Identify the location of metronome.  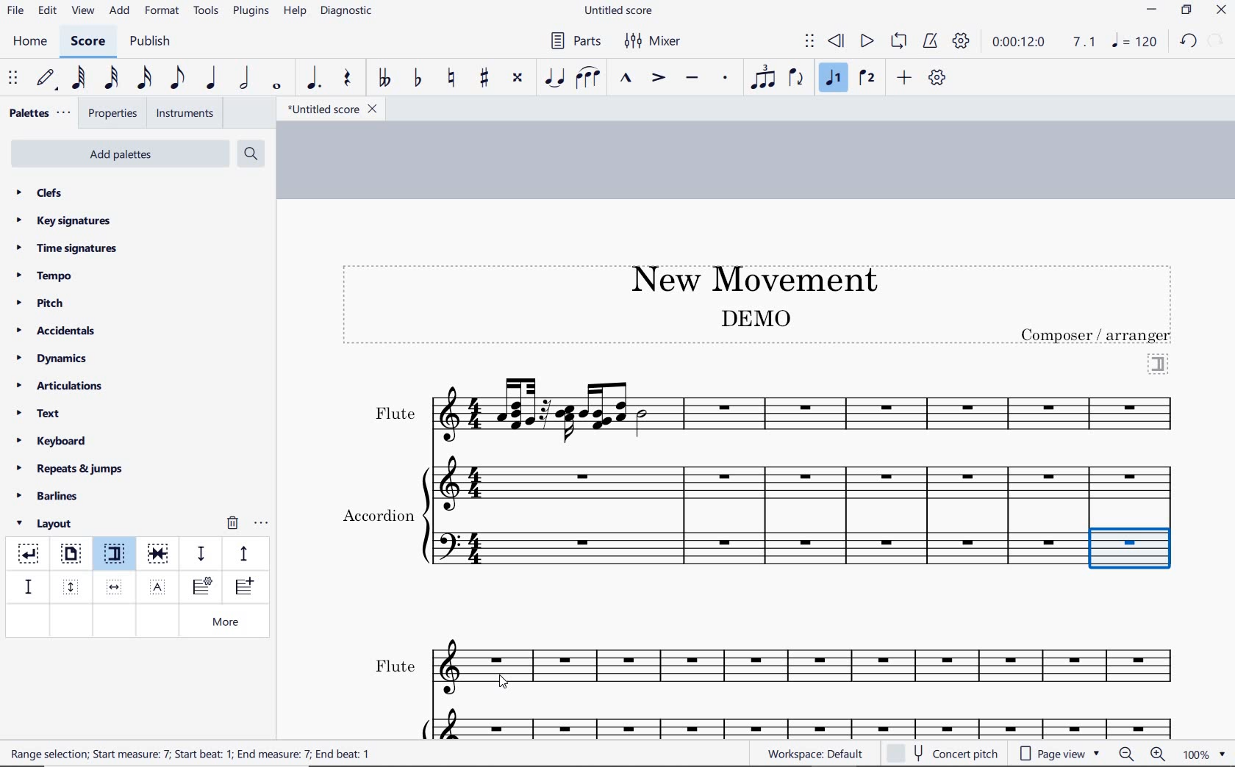
(929, 41).